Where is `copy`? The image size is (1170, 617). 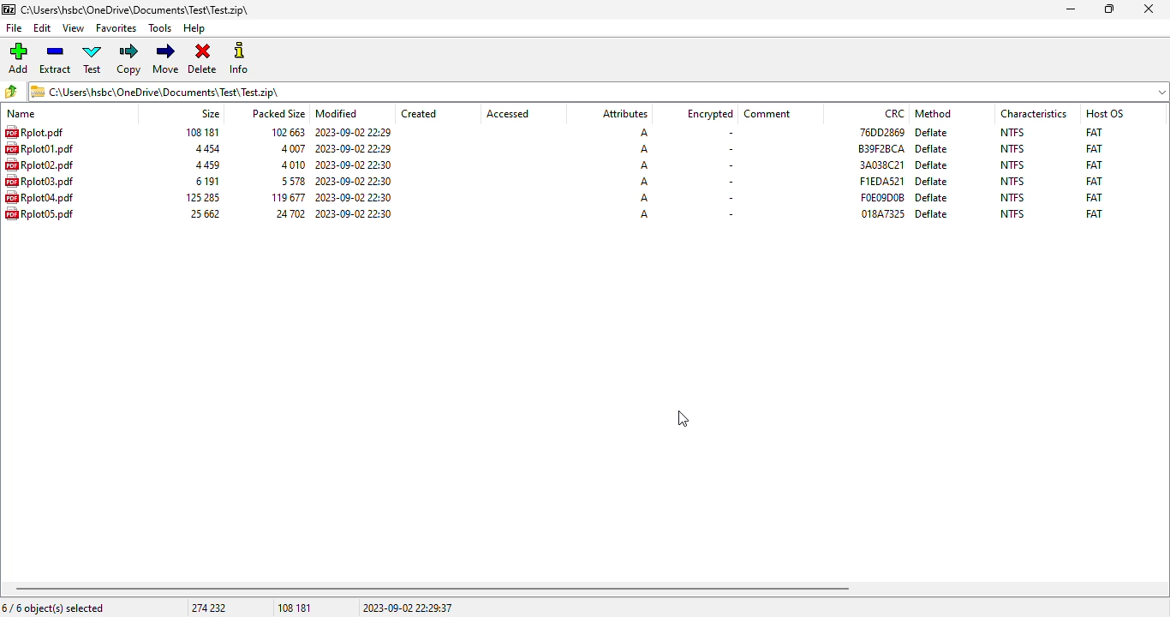
copy is located at coordinates (130, 59).